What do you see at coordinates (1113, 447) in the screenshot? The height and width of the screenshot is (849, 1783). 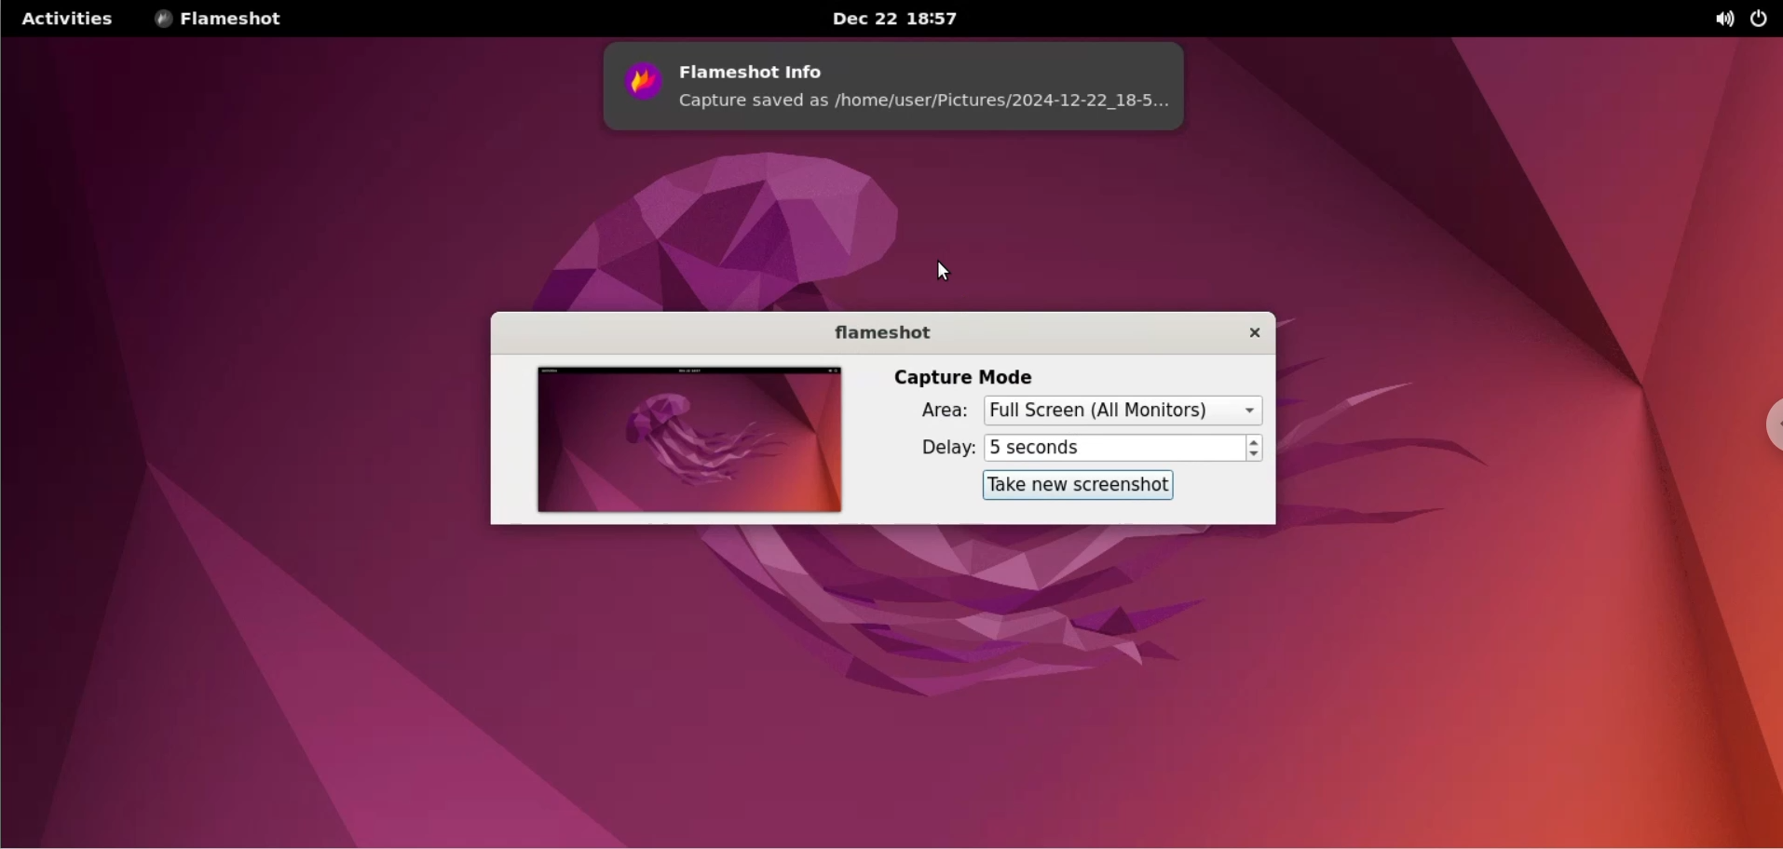 I see `5 seconds` at bounding box center [1113, 447].